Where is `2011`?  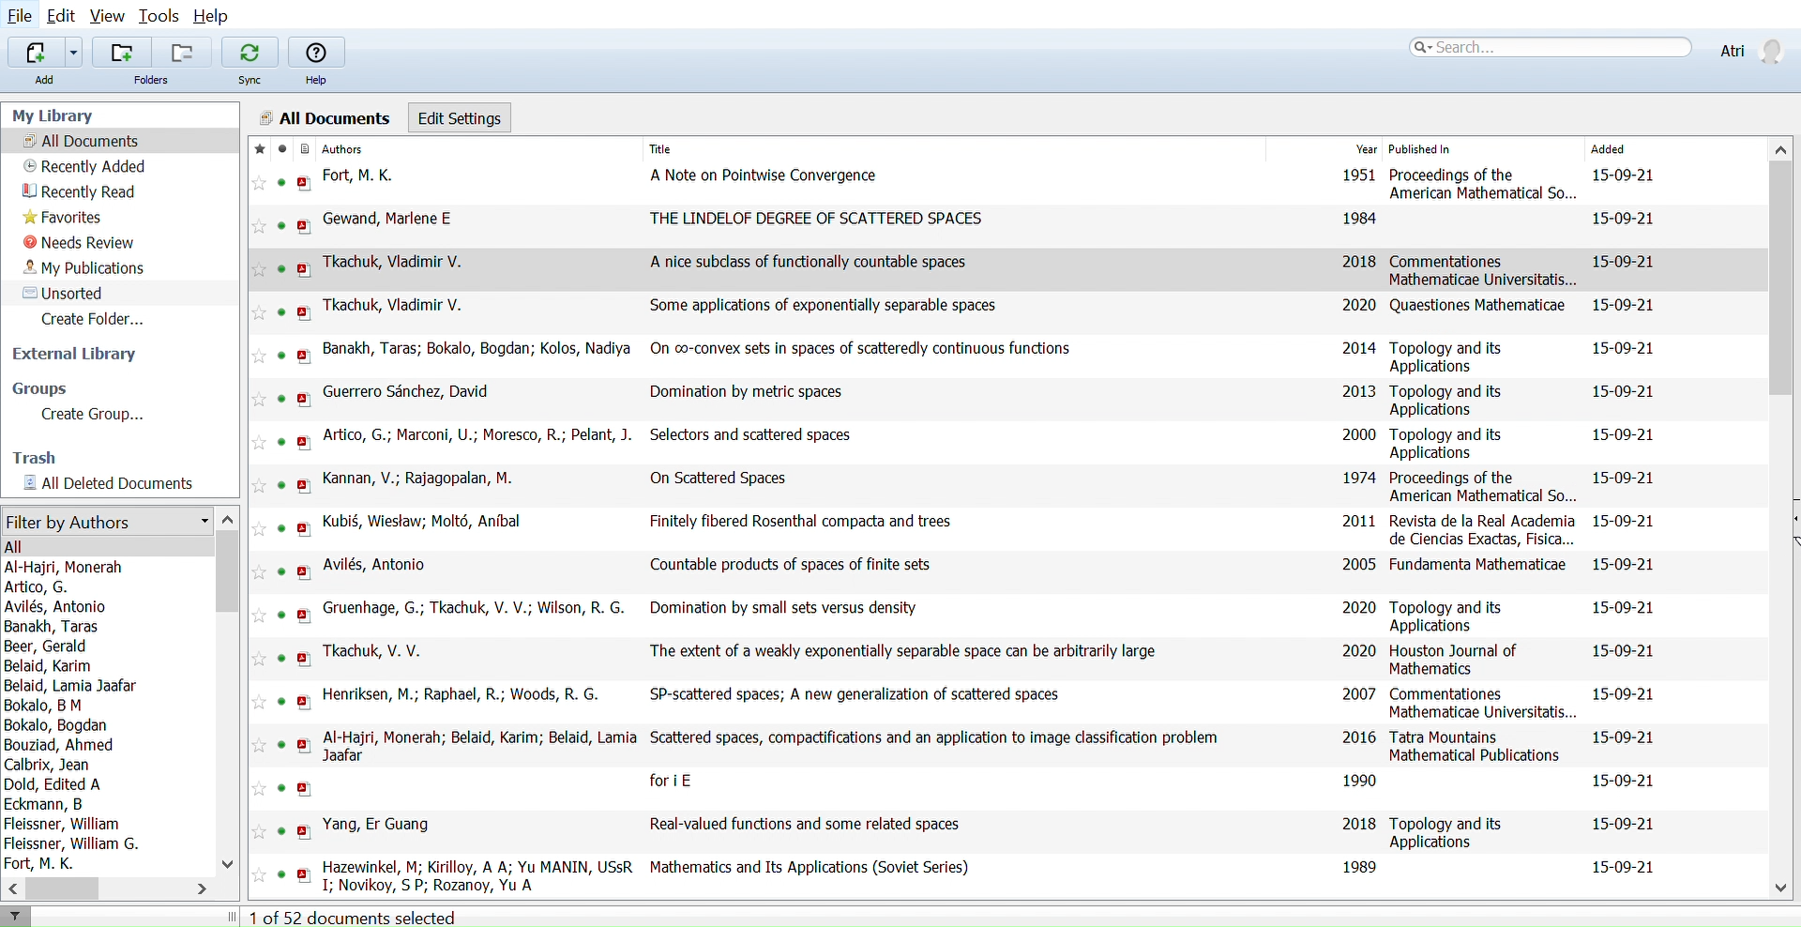 2011 is located at coordinates (1358, 521).